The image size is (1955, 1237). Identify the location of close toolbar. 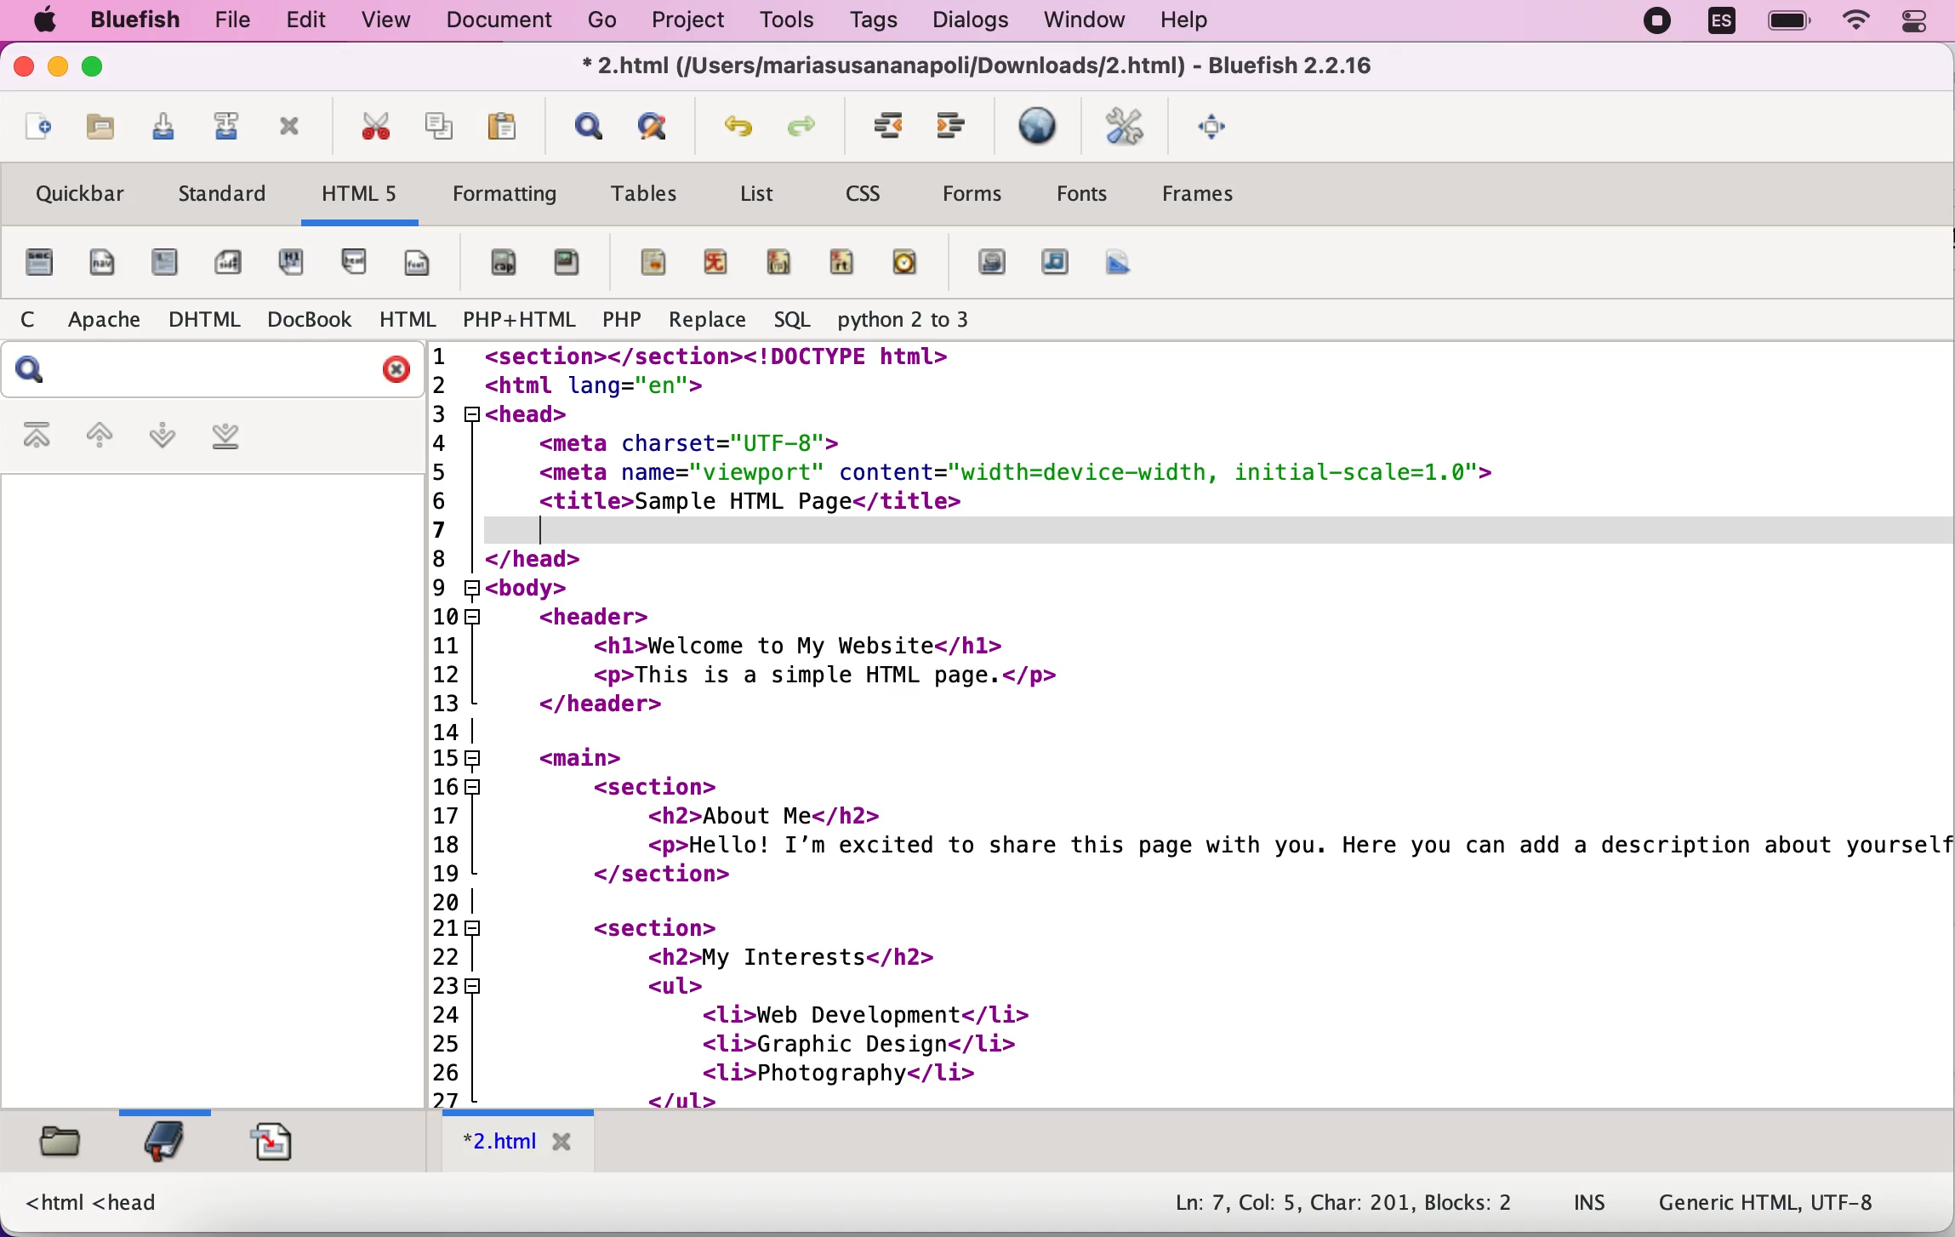
(296, 132).